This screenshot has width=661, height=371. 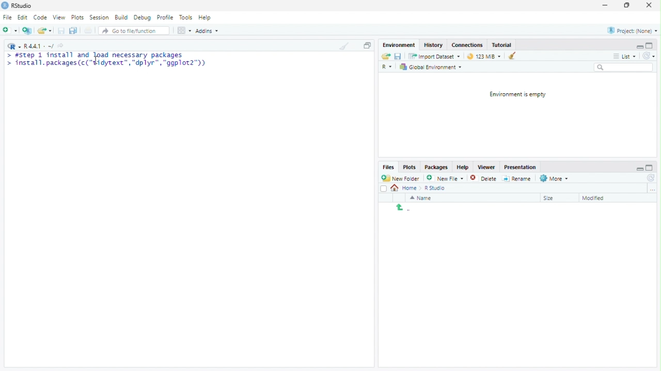 What do you see at coordinates (517, 179) in the screenshot?
I see `Rename` at bounding box center [517, 179].